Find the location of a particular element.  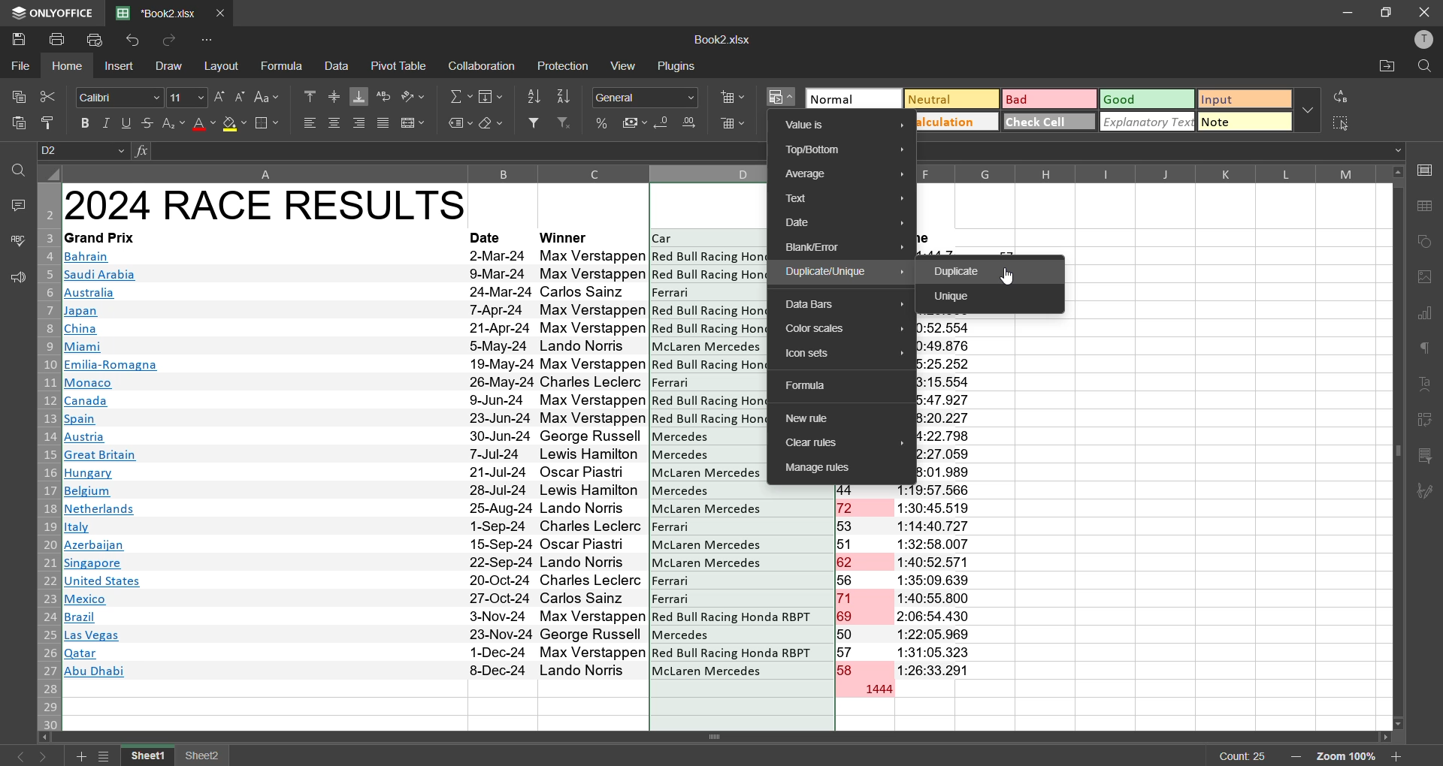

open location is located at coordinates (1384, 69).